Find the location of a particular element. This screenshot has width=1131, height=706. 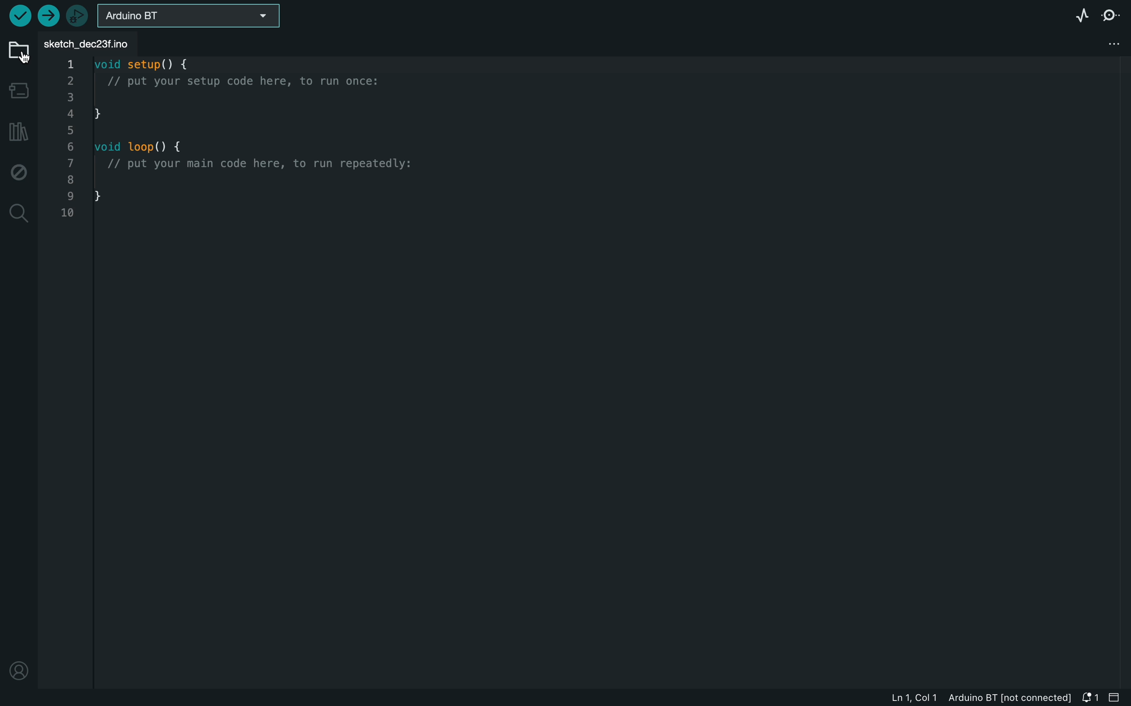

verify is located at coordinates (19, 15).